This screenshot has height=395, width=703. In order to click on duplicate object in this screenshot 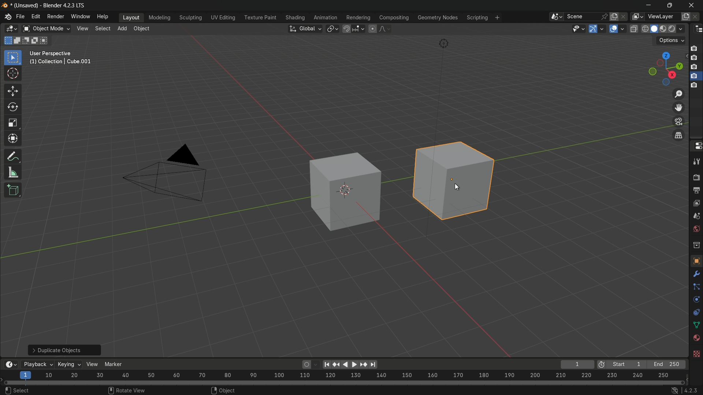, I will do `click(456, 185)`.